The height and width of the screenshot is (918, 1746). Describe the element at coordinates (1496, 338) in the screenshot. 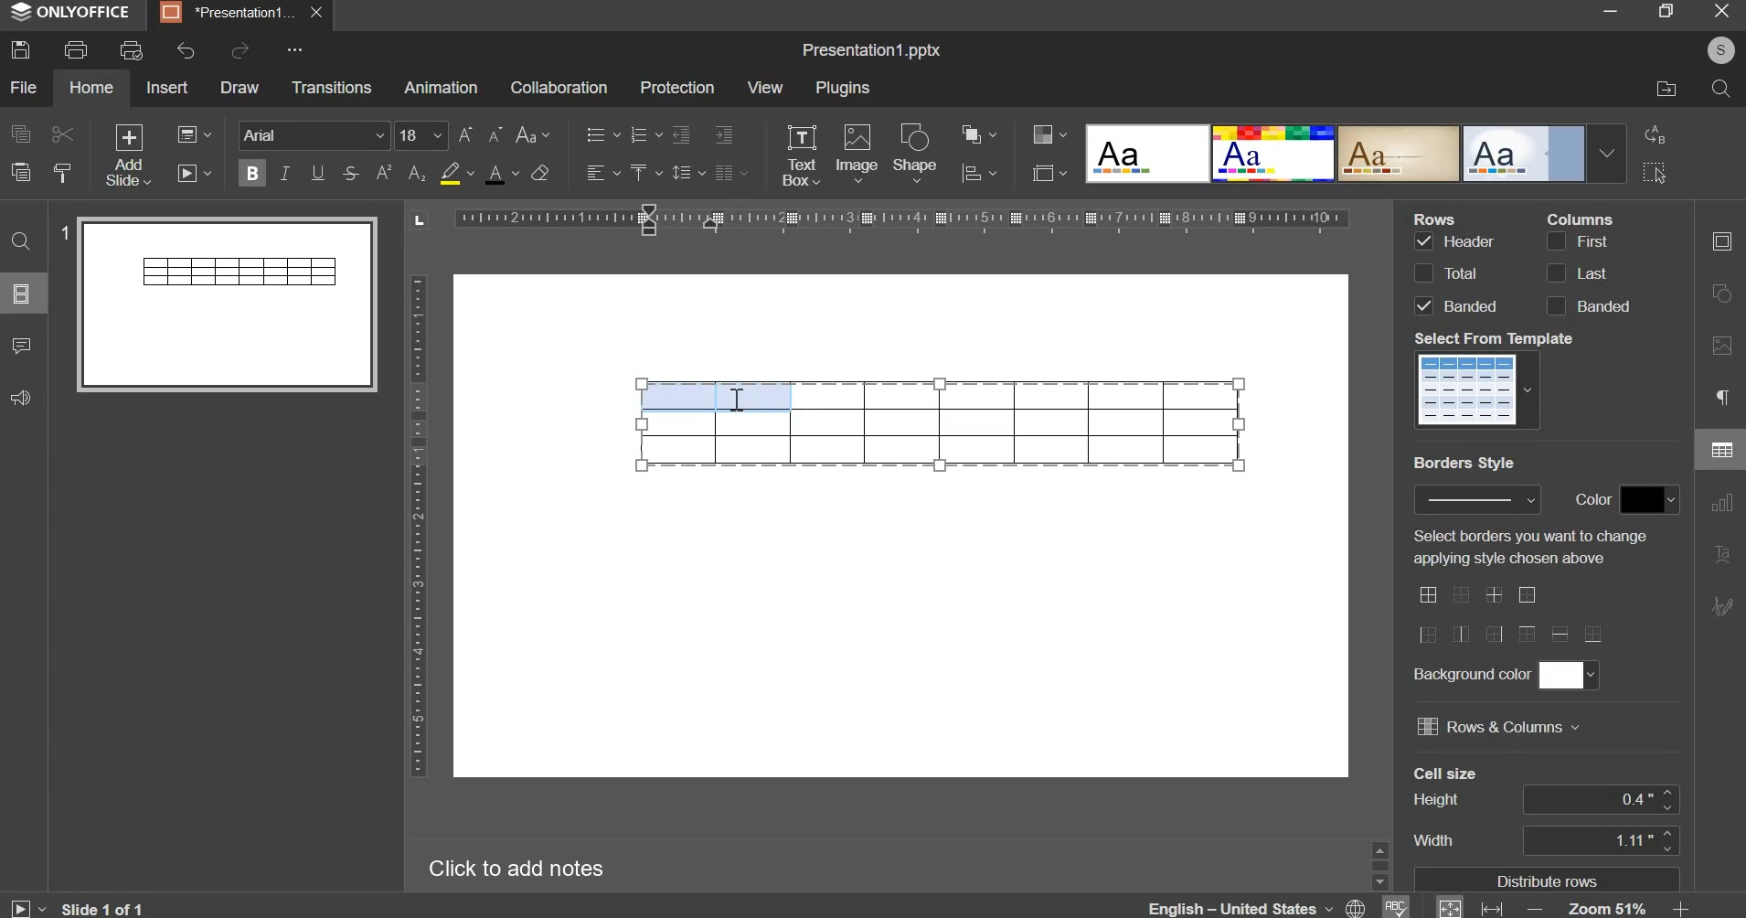

I see `Select From Templete` at that location.